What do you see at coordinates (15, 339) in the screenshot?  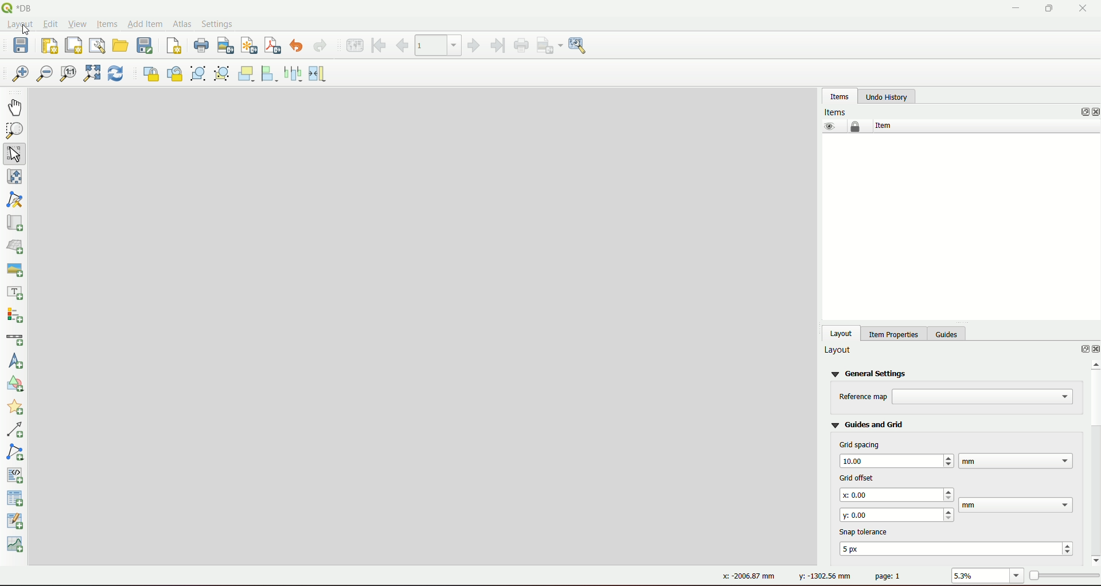 I see `add scale bar` at bounding box center [15, 339].